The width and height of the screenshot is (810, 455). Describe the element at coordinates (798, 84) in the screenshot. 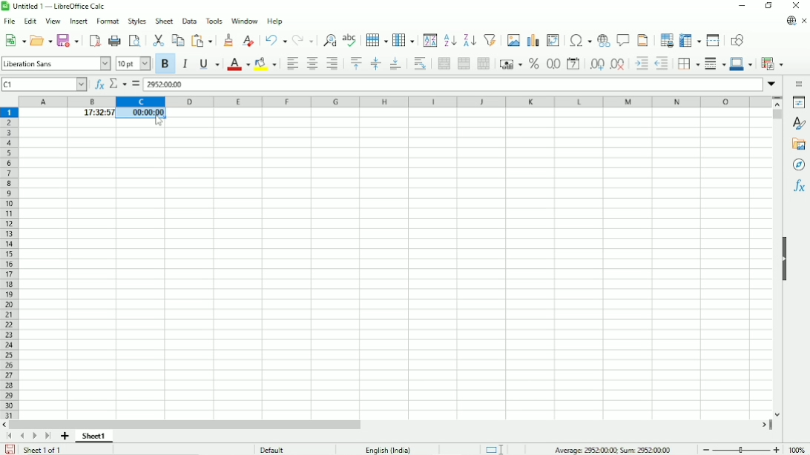

I see `Sidebar settings` at that location.